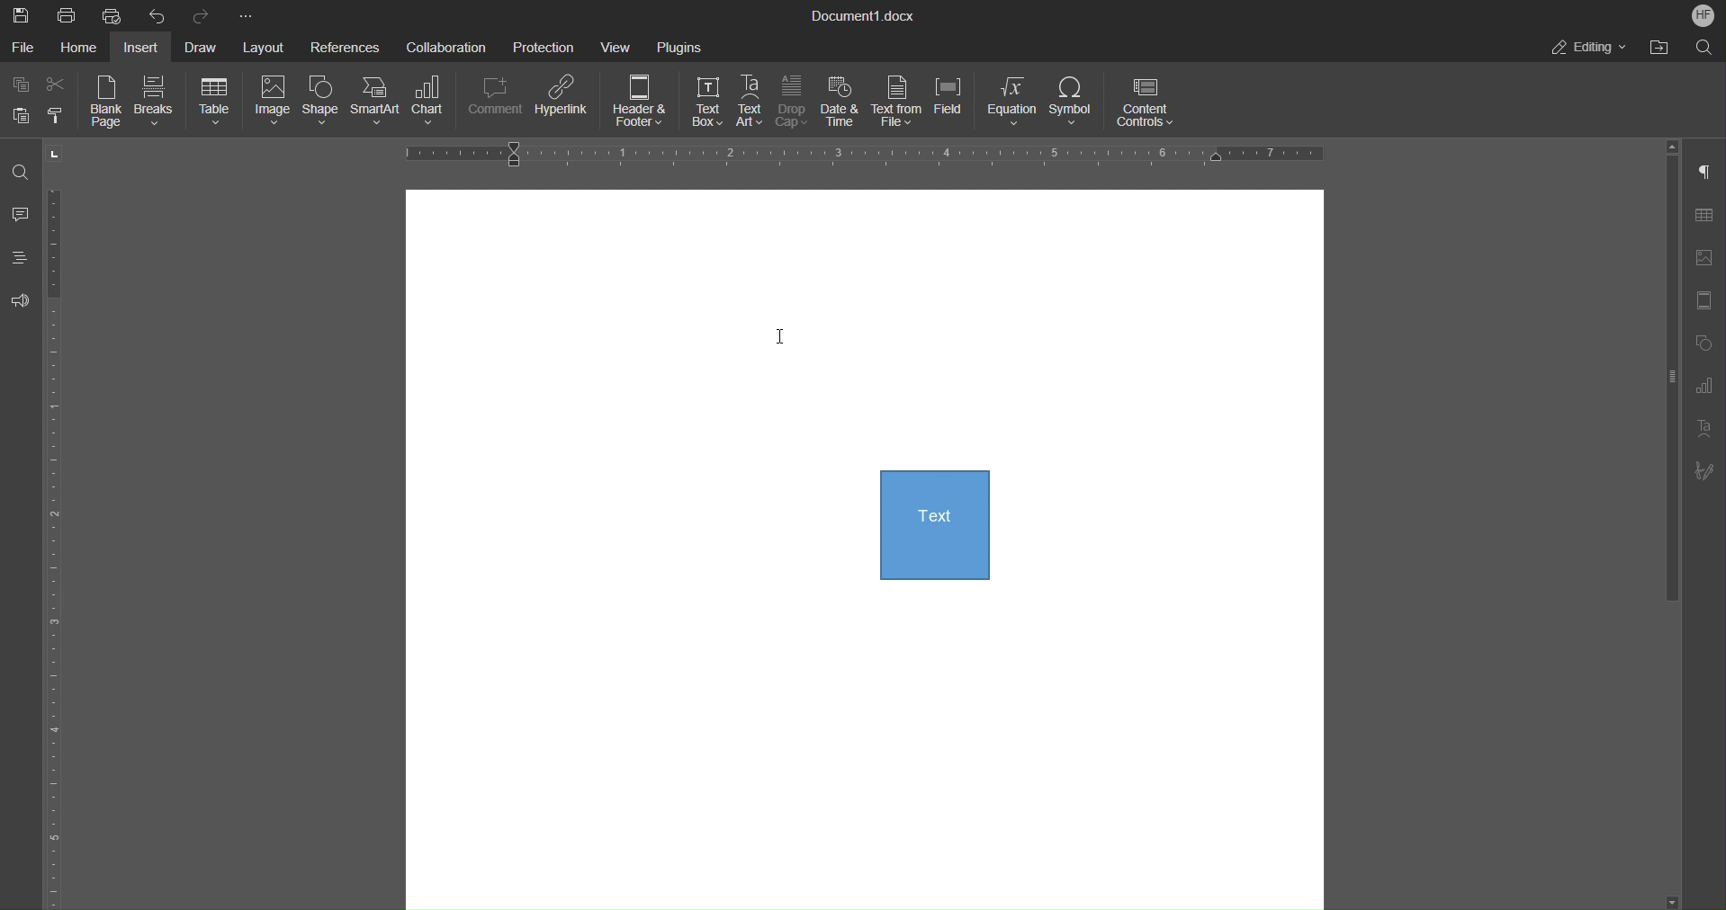 The width and height of the screenshot is (1726, 910). What do you see at coordinates (955, 103) in the screenshot?
I see `Field` at bounding box center [955, 103].